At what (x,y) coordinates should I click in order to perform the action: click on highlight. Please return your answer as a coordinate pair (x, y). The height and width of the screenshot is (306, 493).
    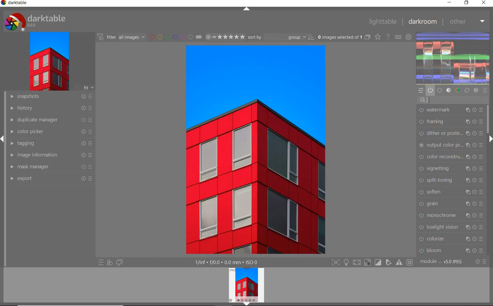
    Looking at the image, I should click on (347, 263).